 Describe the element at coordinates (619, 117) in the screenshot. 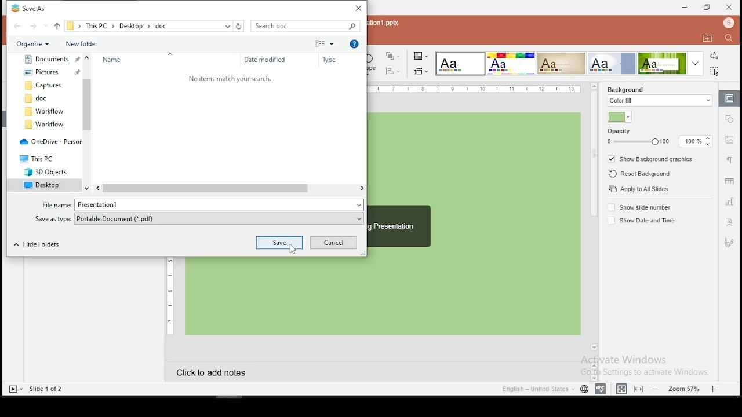

I see `fill color` at that location.